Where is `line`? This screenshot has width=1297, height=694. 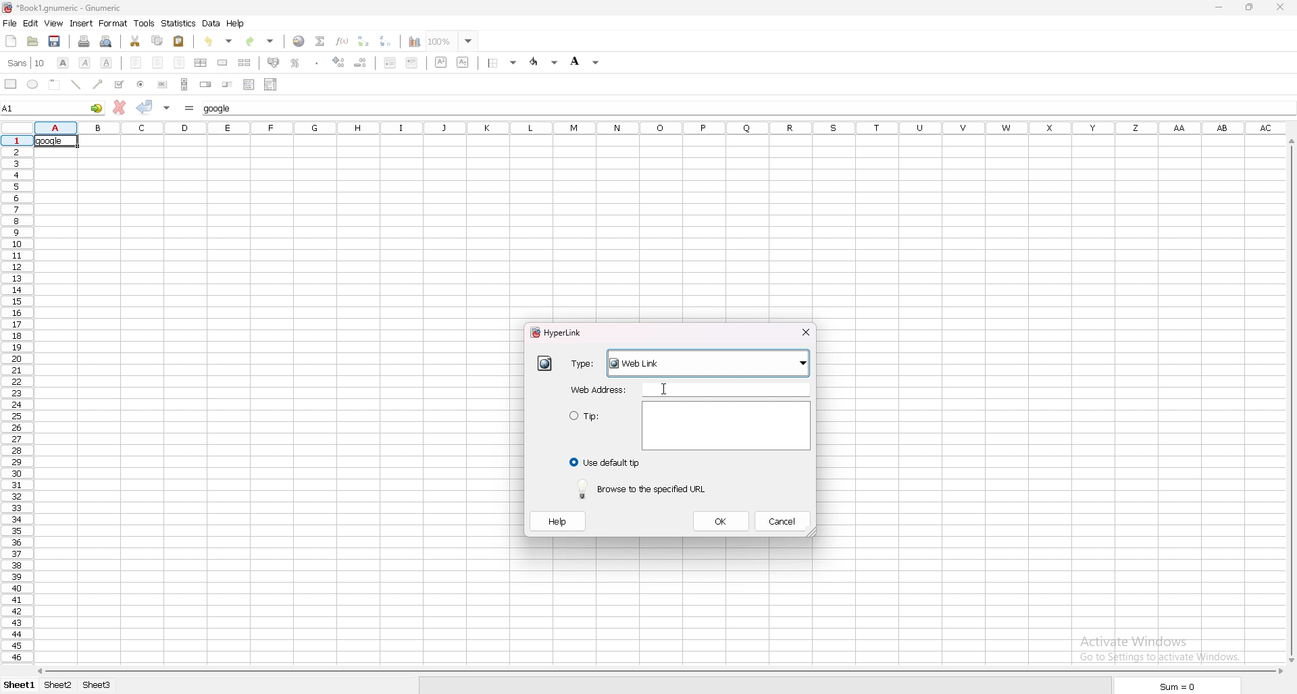 line is located at coordinates (77, 83).